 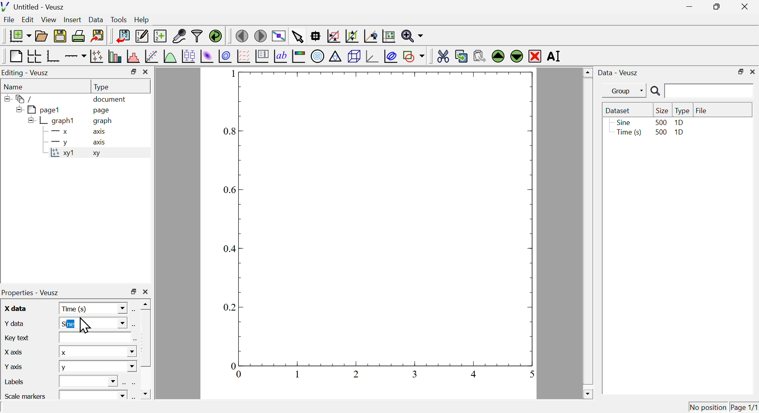 I want to click on 1, so click(x=528, y=374).